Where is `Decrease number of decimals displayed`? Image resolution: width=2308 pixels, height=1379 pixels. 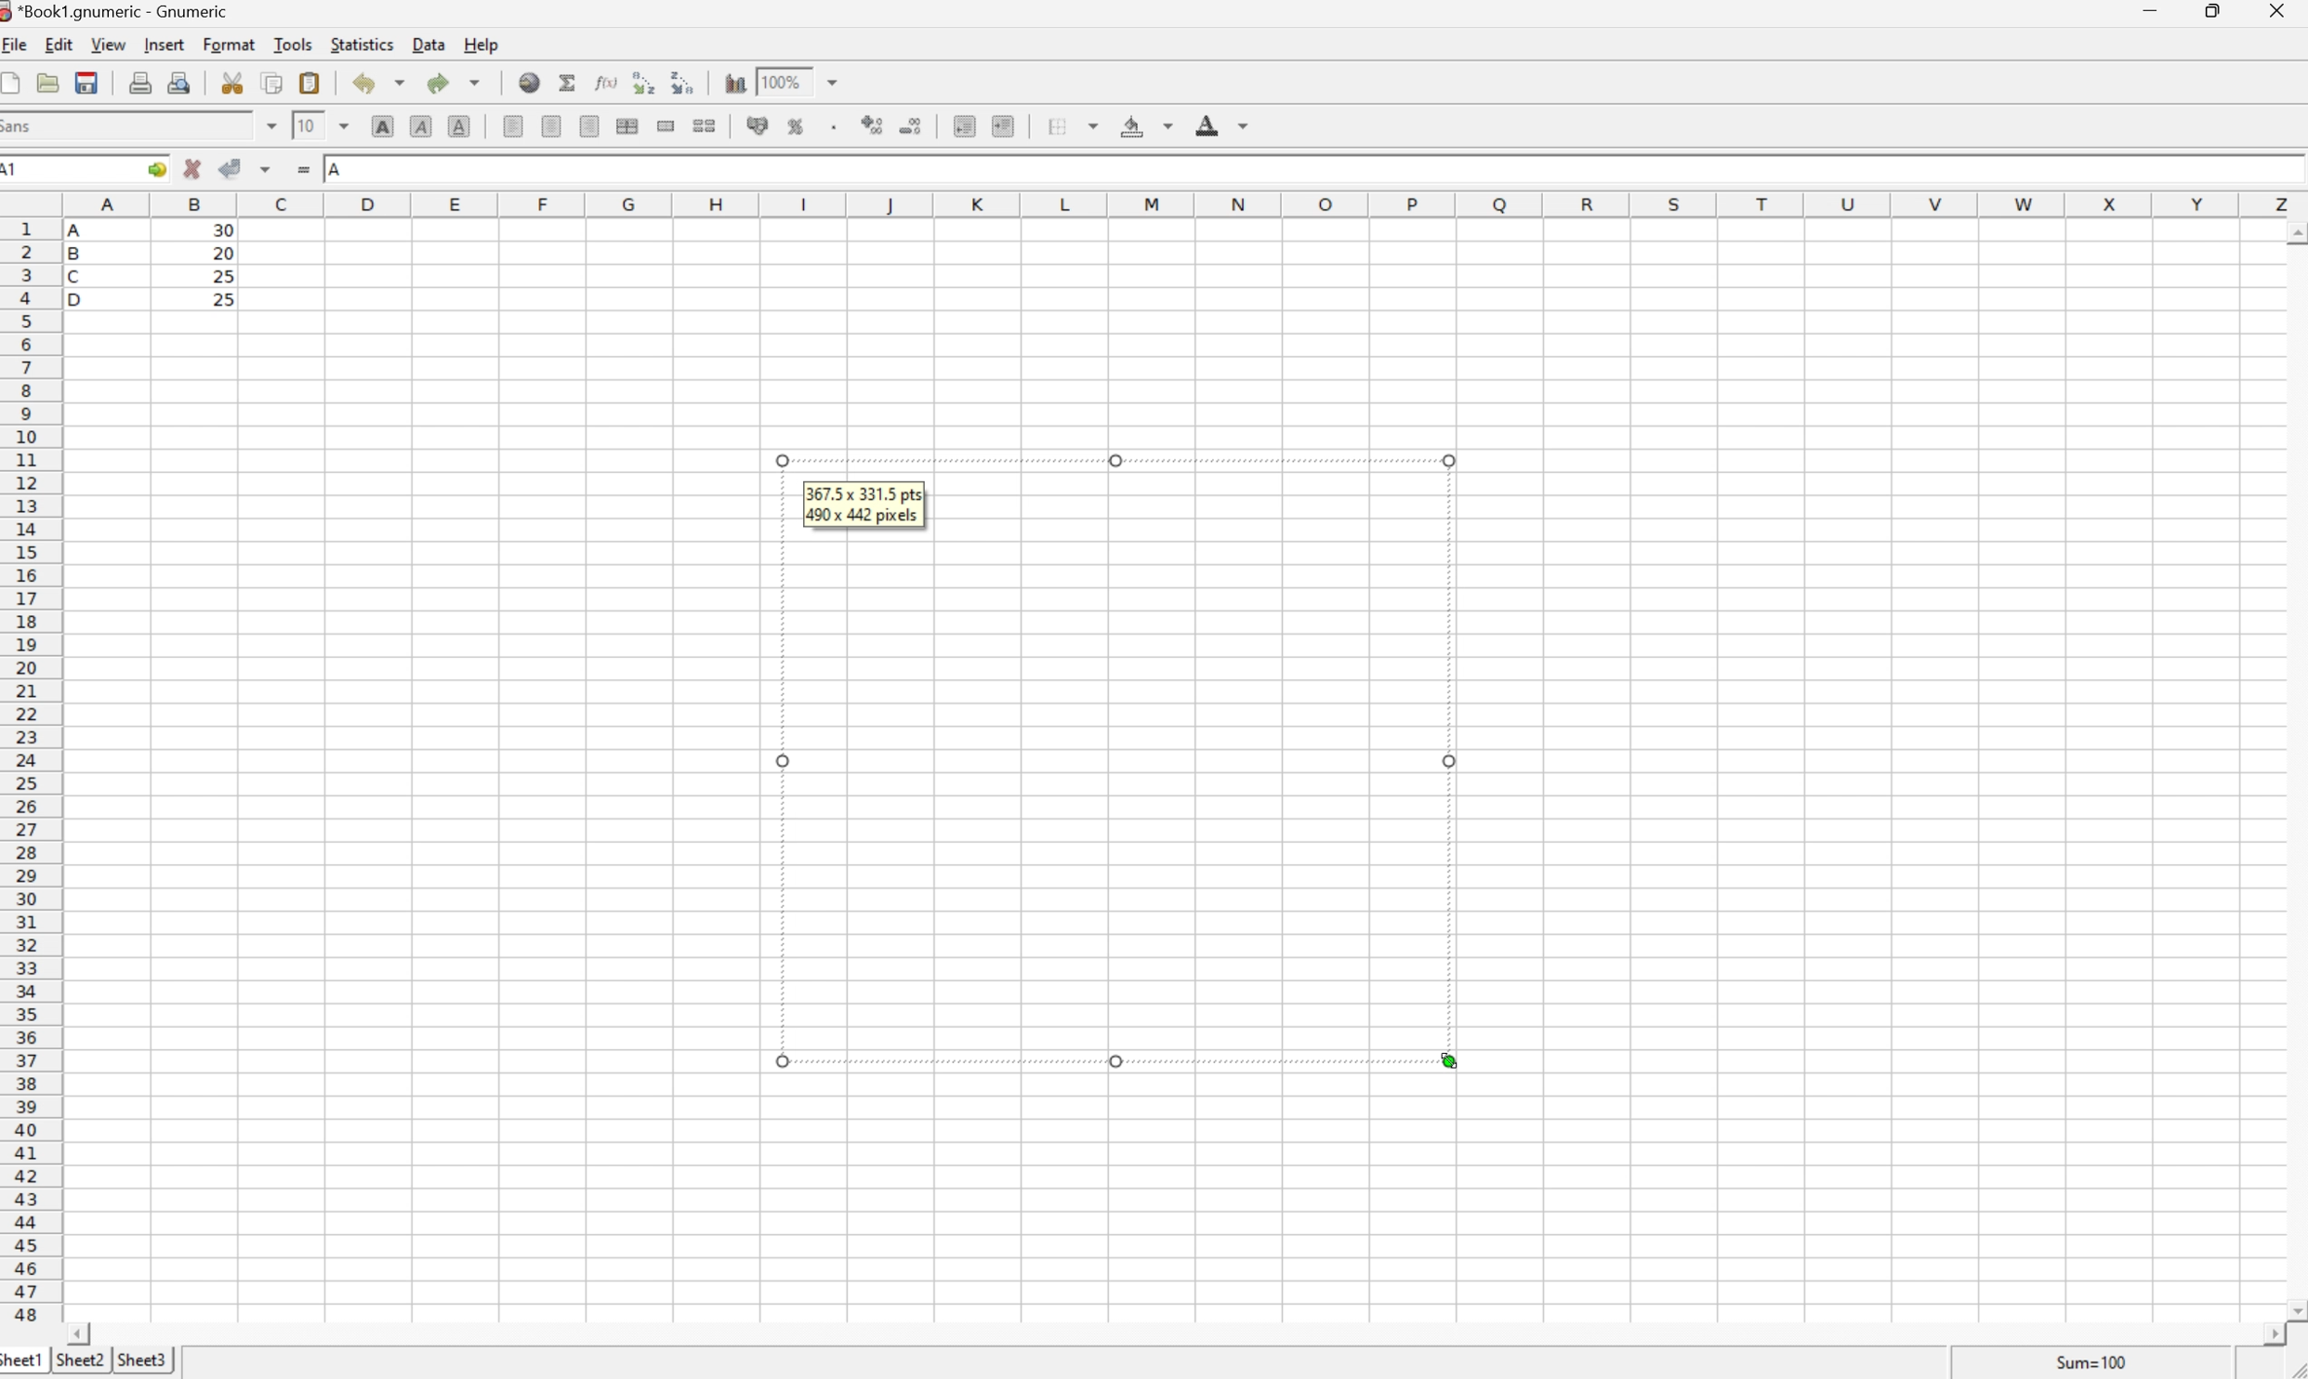 Decrease number of decimals displayed is located at coordinates (914, 127).